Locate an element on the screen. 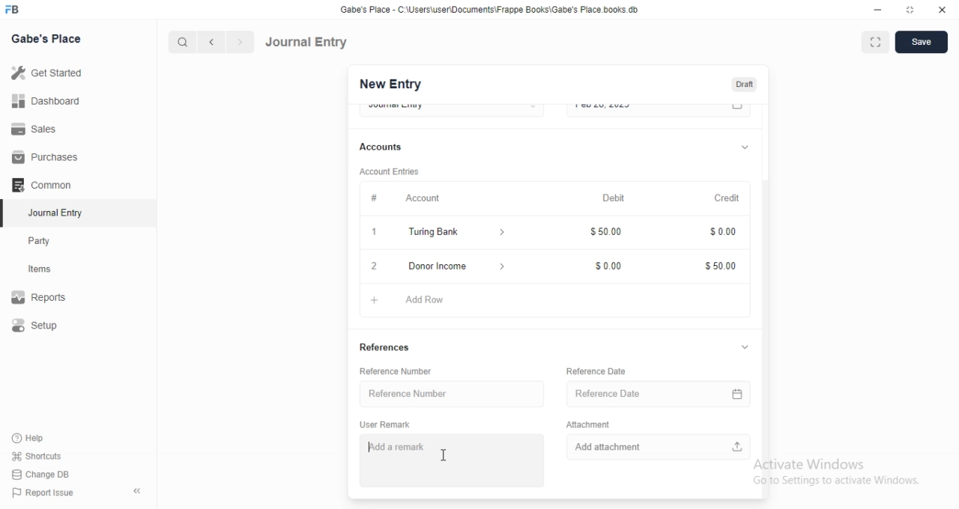 This screenshot has width=959, height=509. New Entry is located at coordinates (389, 85).